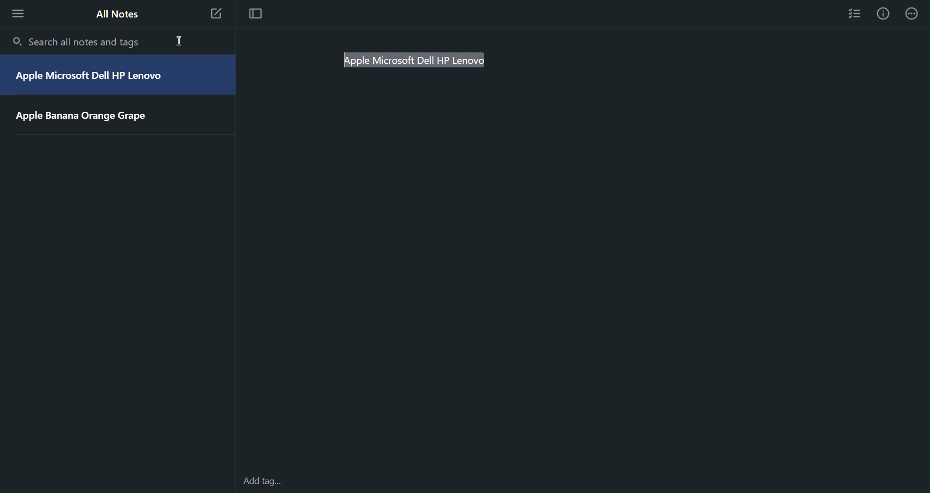  What do you see at coordinates (89, 75) in the screenshot?
I see `Apple Microsoft Dell HP Lenovo` at bounding box center [89, 75].